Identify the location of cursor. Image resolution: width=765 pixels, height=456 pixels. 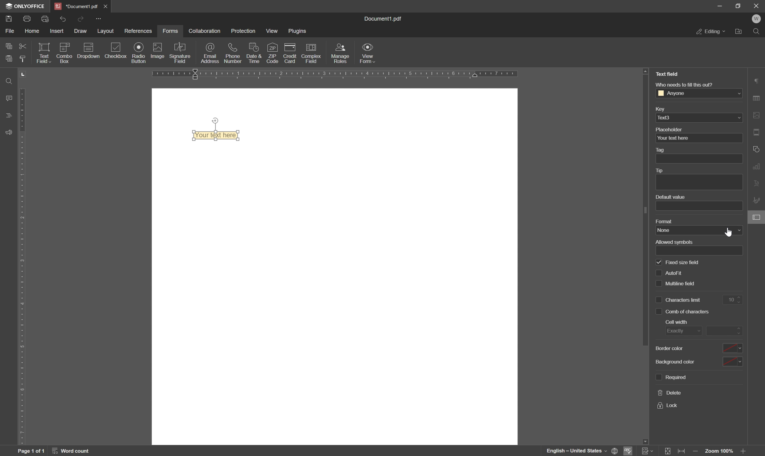
(728, 232).